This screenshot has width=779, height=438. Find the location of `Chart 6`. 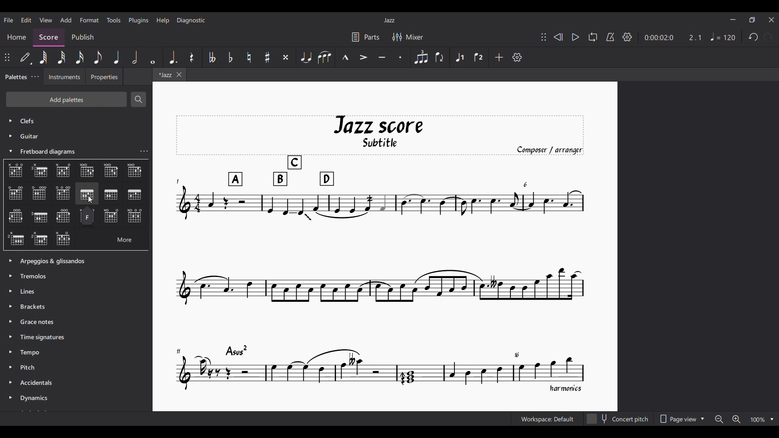

Chart 6 is located at coordinates (15, 193).